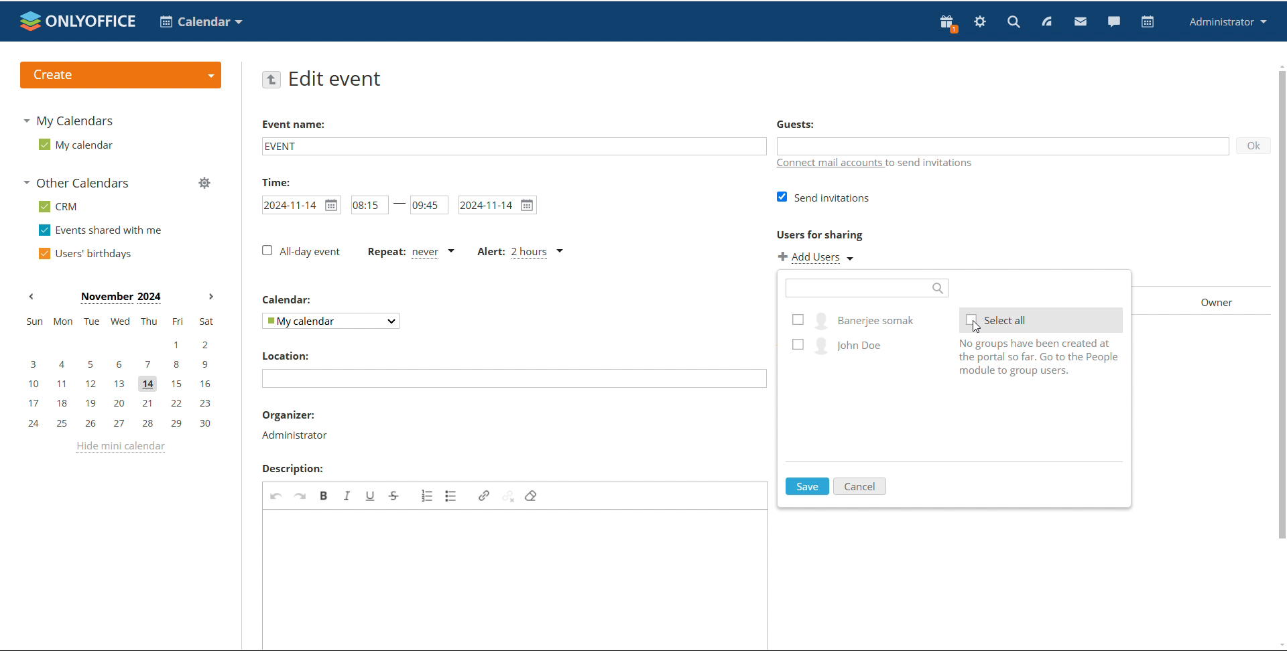 The width and height of the screenshot is (1287, 651). Describe the element at coordinates (118, 366) in the screenshot. I see `3, 4, 5, 6, 7, 8, 9` at that location.